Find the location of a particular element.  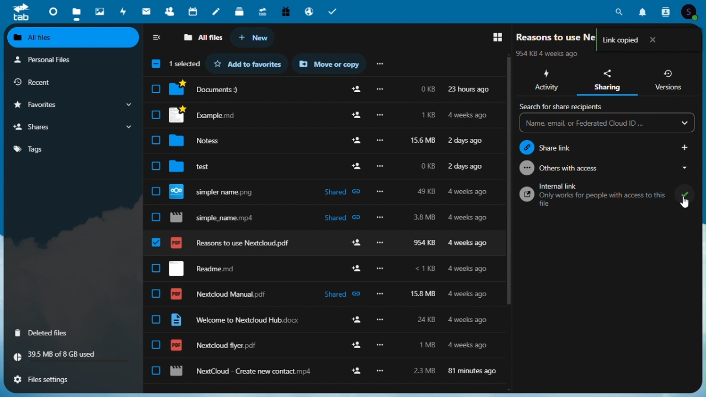

0kb is located at coordinates (426, 90).